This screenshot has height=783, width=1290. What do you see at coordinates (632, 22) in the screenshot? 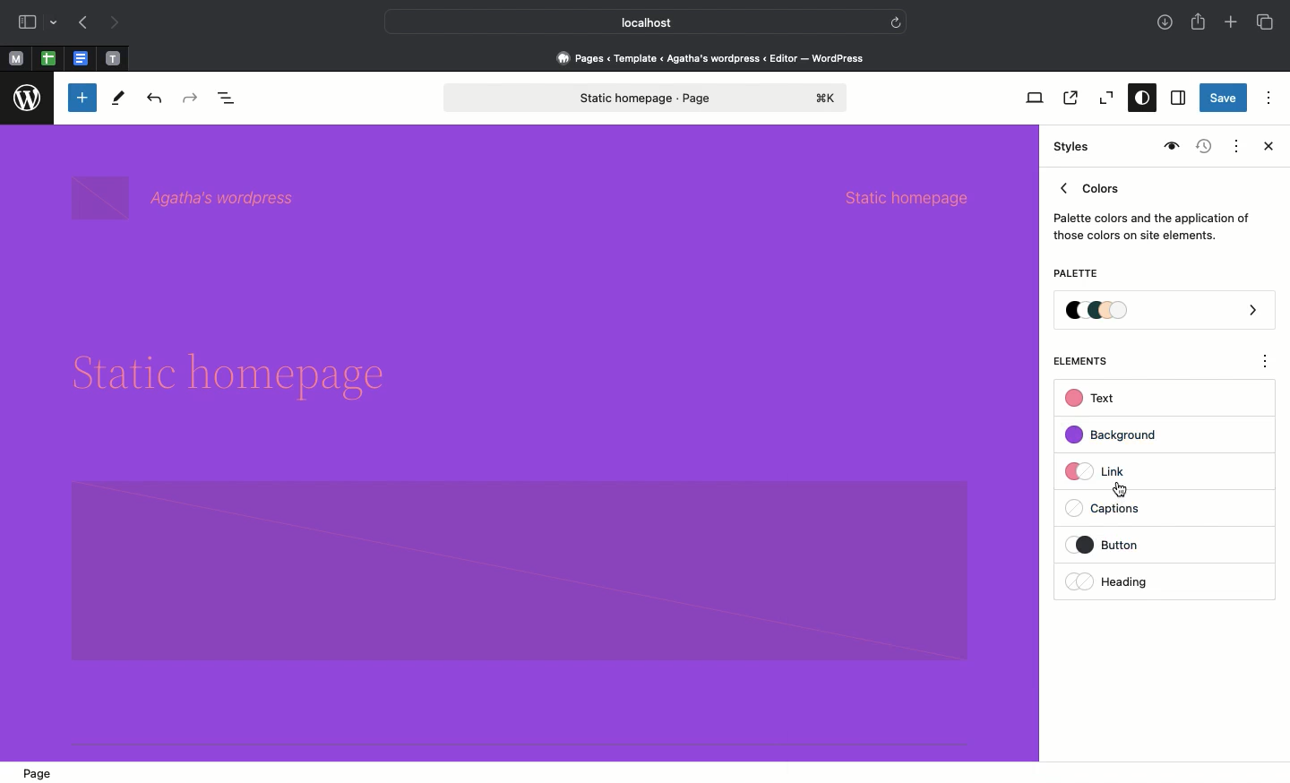
I see `Local host` at bounding box center [632, 22].